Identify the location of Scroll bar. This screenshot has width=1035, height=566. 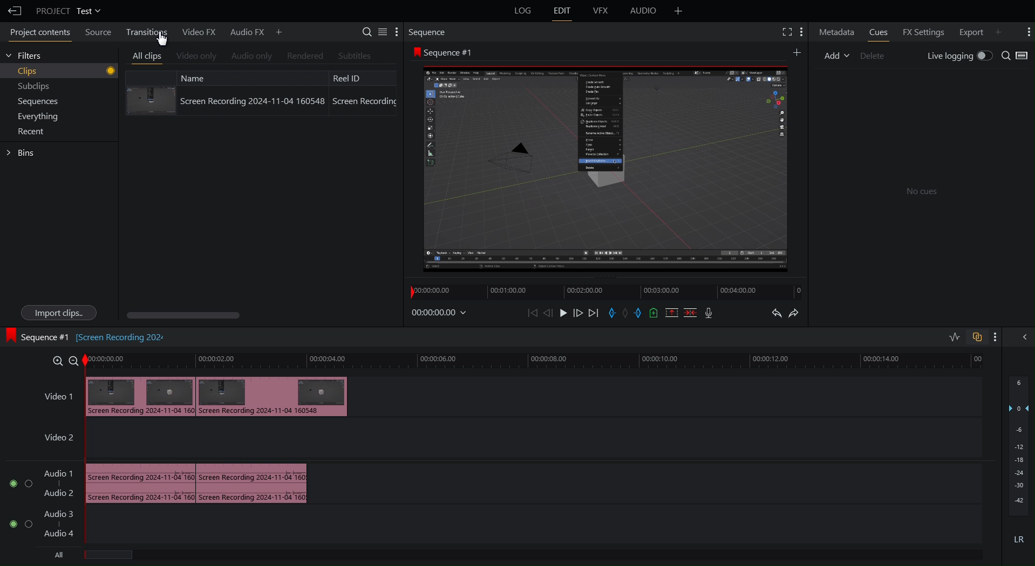
(201, 315).